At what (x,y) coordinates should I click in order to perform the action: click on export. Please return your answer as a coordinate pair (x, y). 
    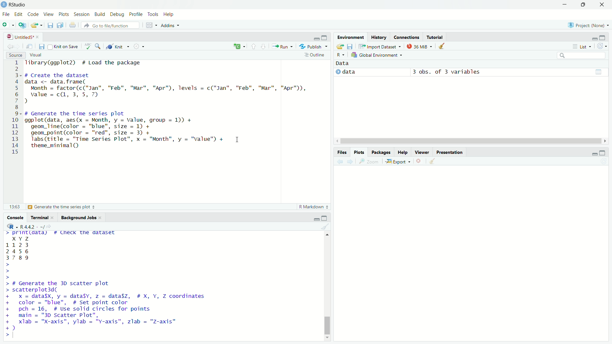
    Looking at the image, I should click on (397, 161).